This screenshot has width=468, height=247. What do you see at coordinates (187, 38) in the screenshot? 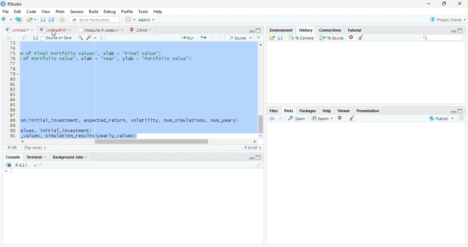
I see `Run` at bounding box center [187, 38].